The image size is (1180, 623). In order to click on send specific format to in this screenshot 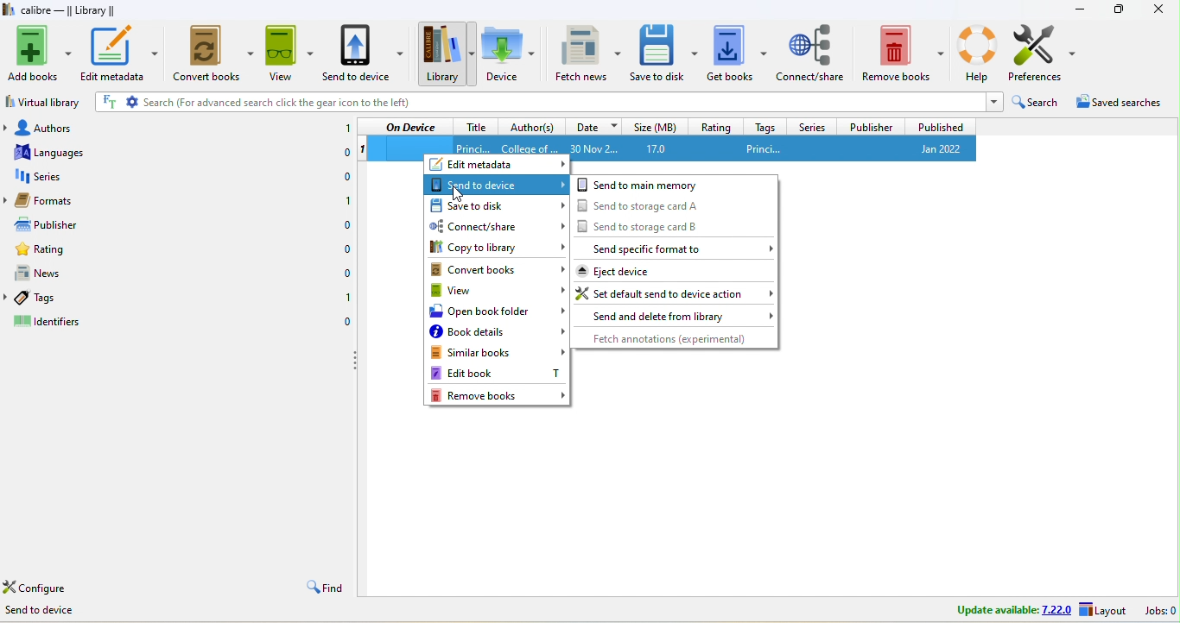, I will do `click(675, 248)`.